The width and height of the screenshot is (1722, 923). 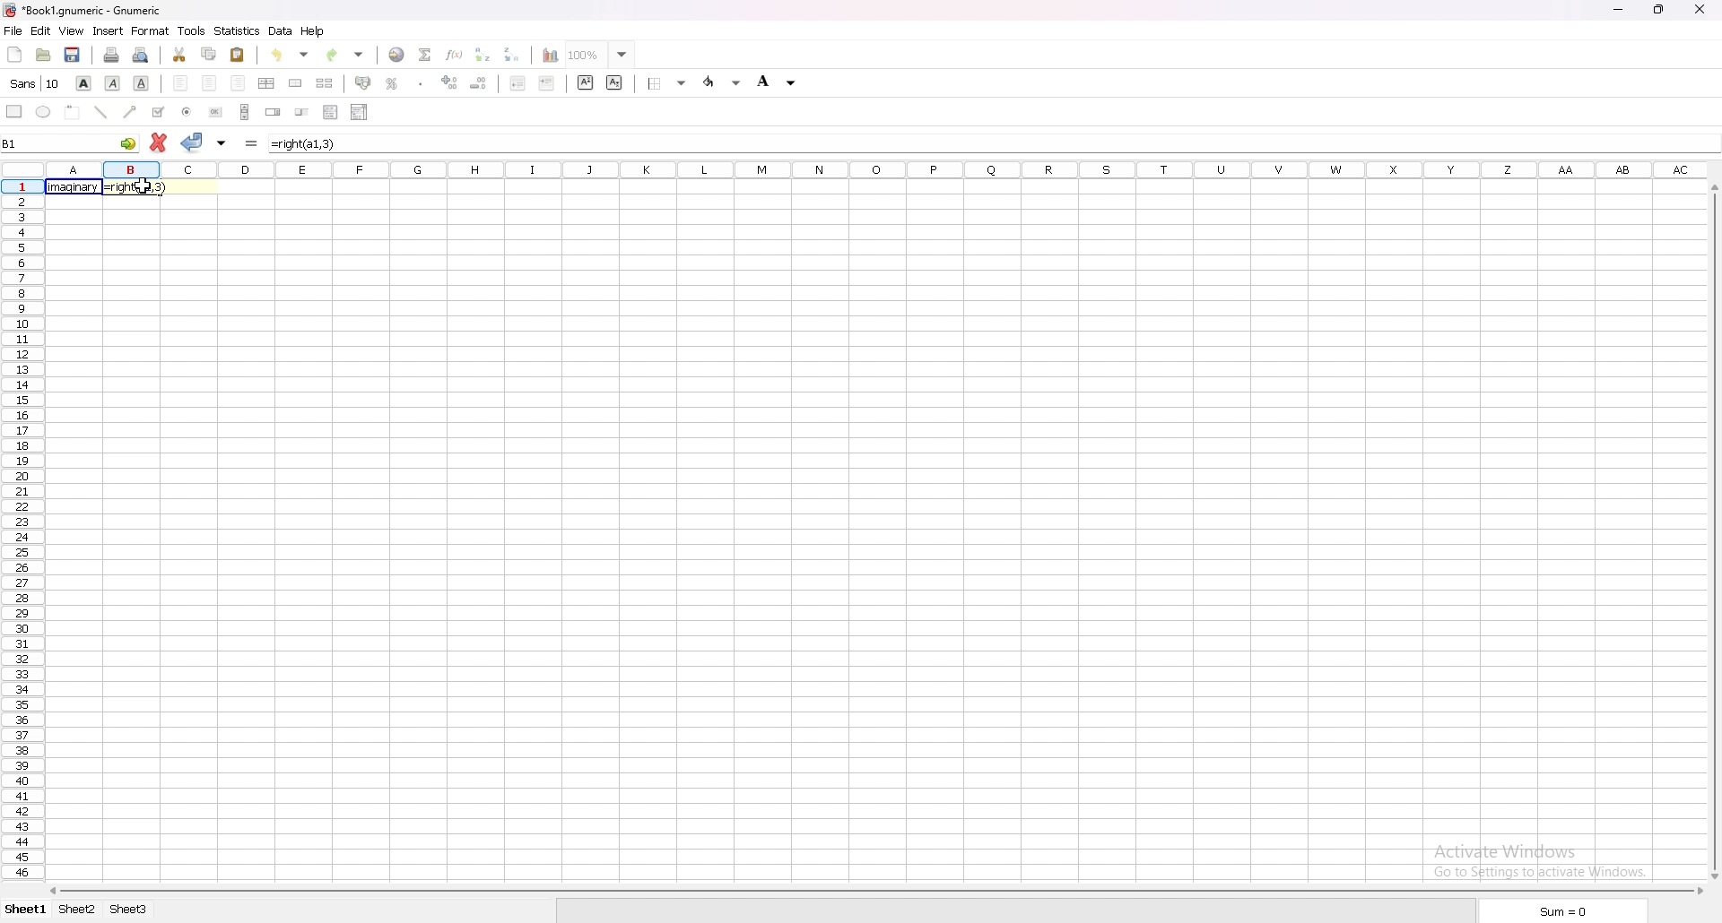 What do you see at coordinates (325, 82) in the screenshot?
I see `split merged cells` at bounding box center [325, 82].